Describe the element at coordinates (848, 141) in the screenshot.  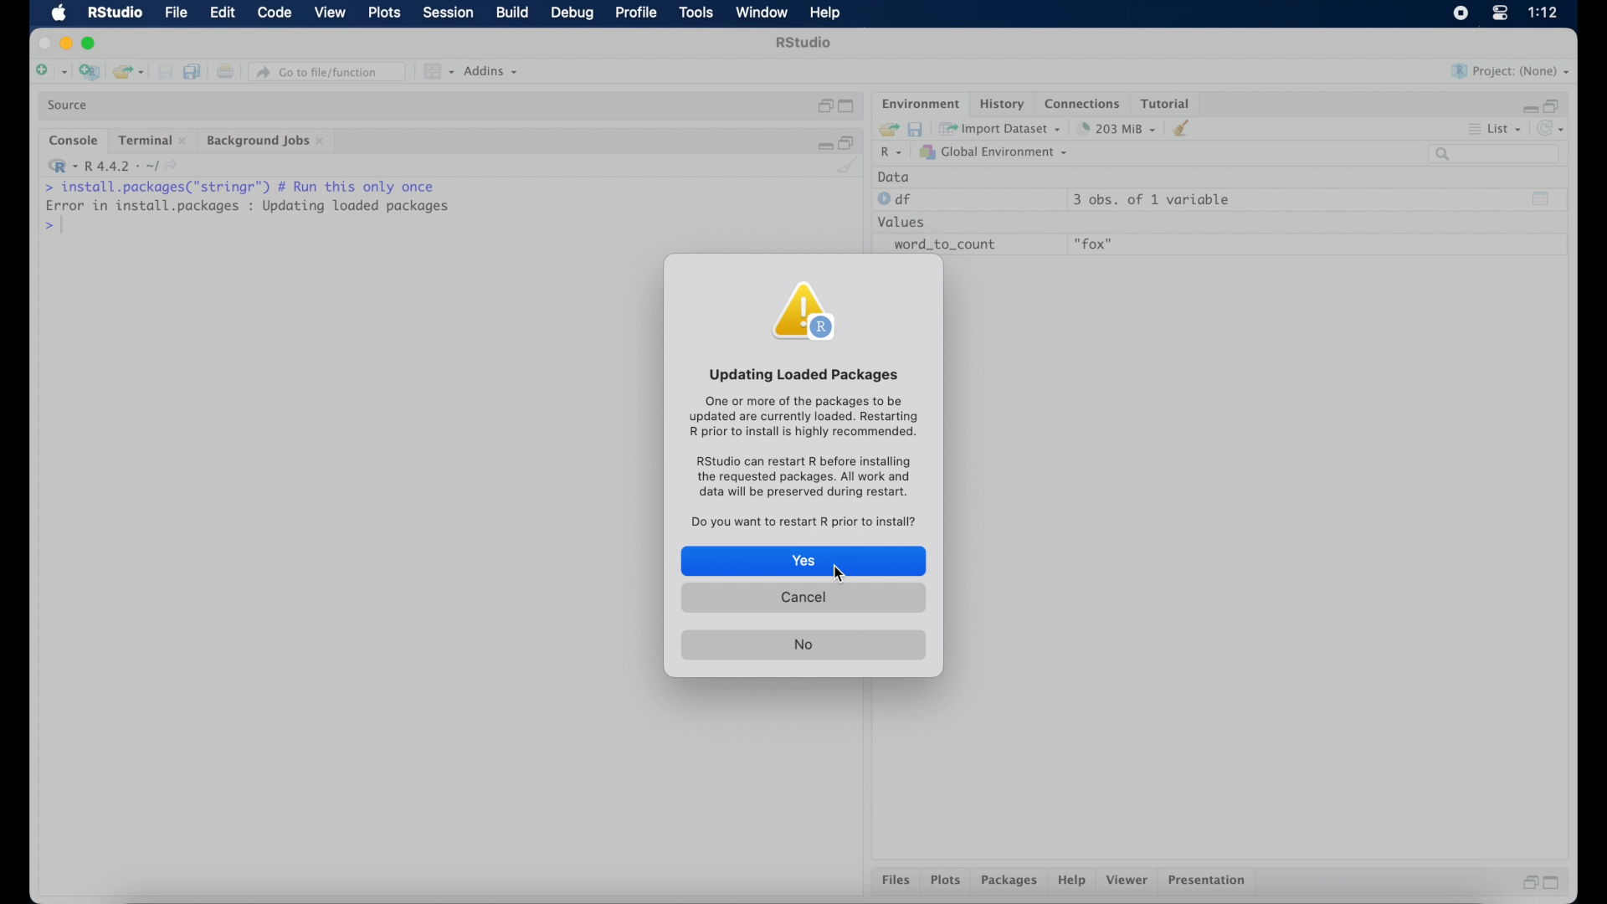
I see `restore down` at that location.